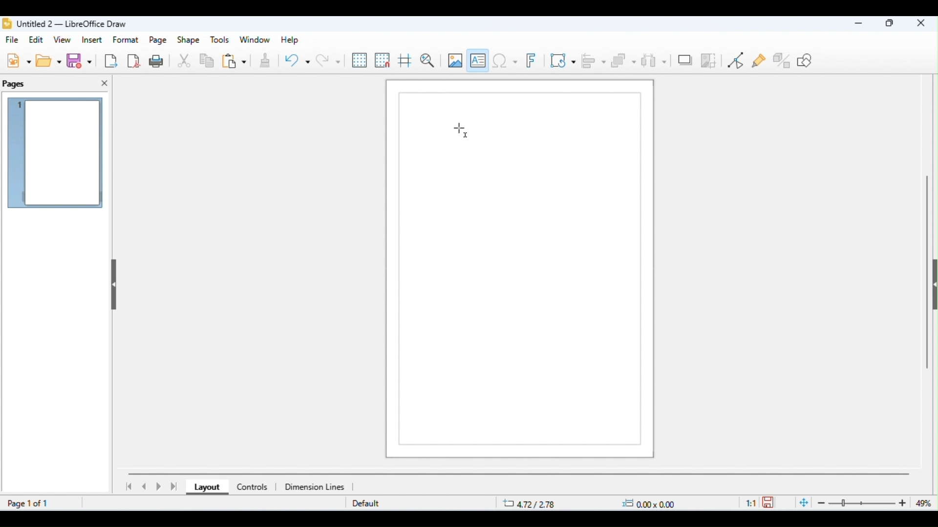  What do you see at coordinates (770, 502) in the screenshot?
I see `save` at bounding box center [770, 502].